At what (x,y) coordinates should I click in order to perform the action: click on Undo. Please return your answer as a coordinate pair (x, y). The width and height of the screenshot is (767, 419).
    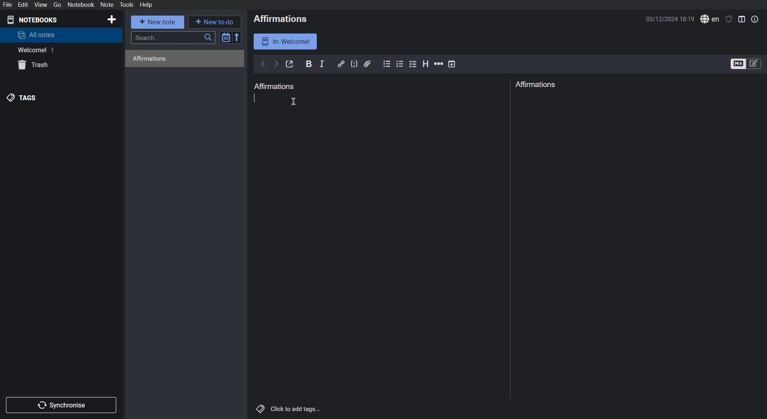
    Looking at the image, I should click on (263, 65).